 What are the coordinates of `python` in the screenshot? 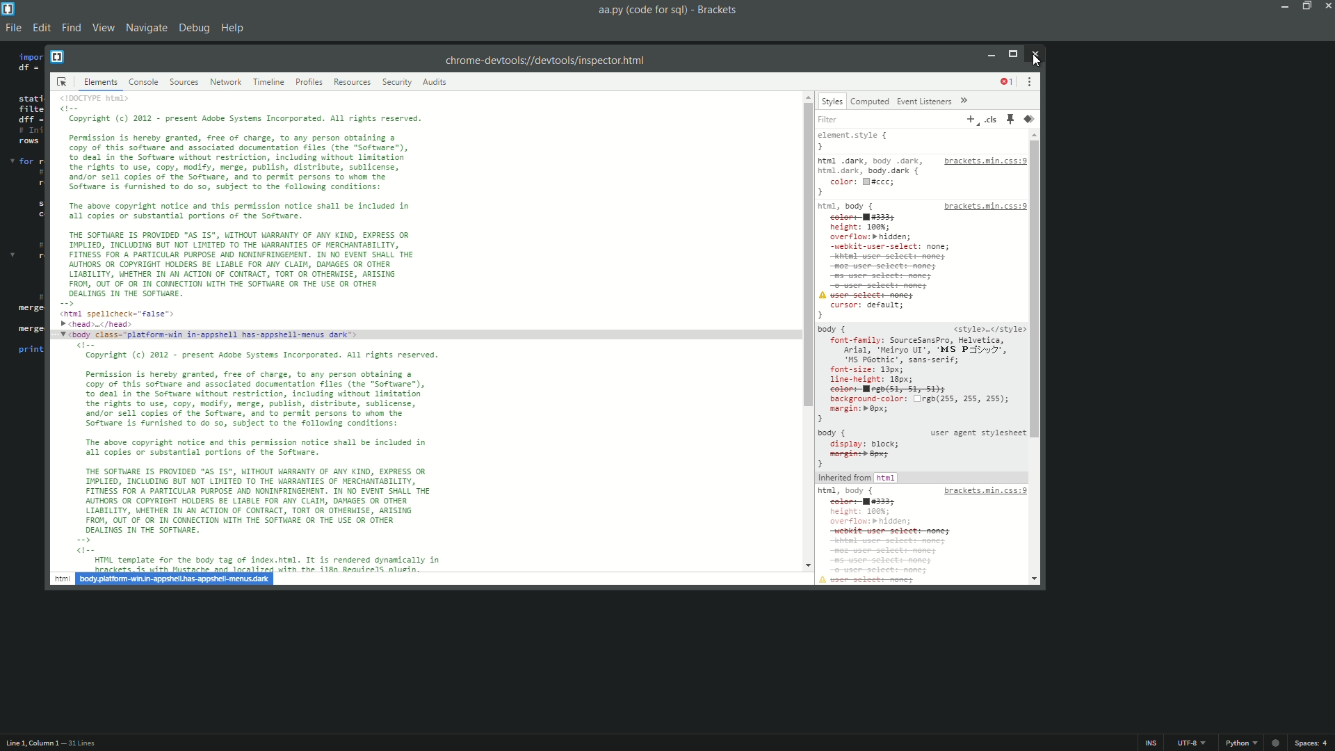 It's located at (1242, 743).